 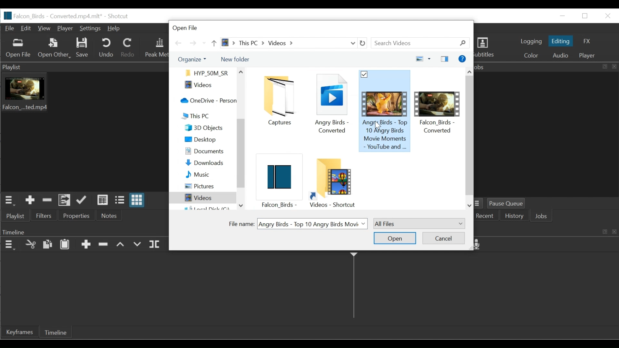 What do you see at coordinates (10, 28) in the screenshot?
I see `File` at bounding box center [10, 28].